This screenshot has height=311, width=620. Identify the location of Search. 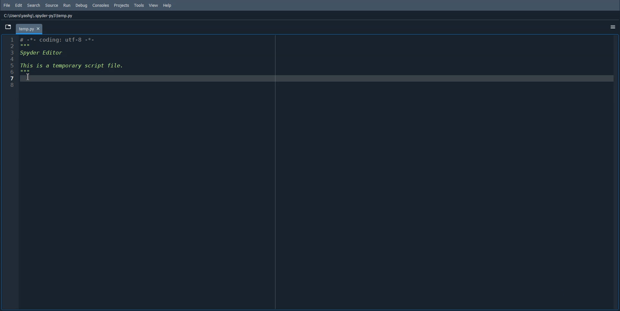
(34, 5).